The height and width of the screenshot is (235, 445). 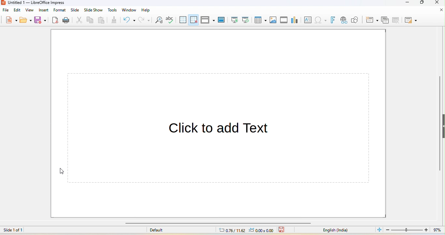 What do you see at coordinates (246, 20) in the screenshot?
I see `start from current` at bounding box center [246, 20].